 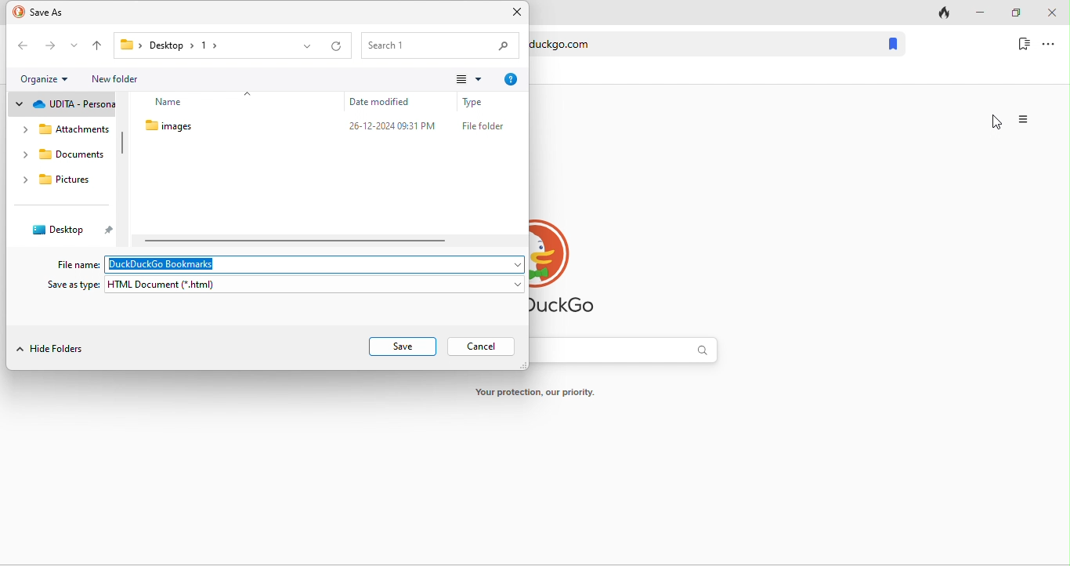 I want to click on search bar, so click(x=632, y=354).